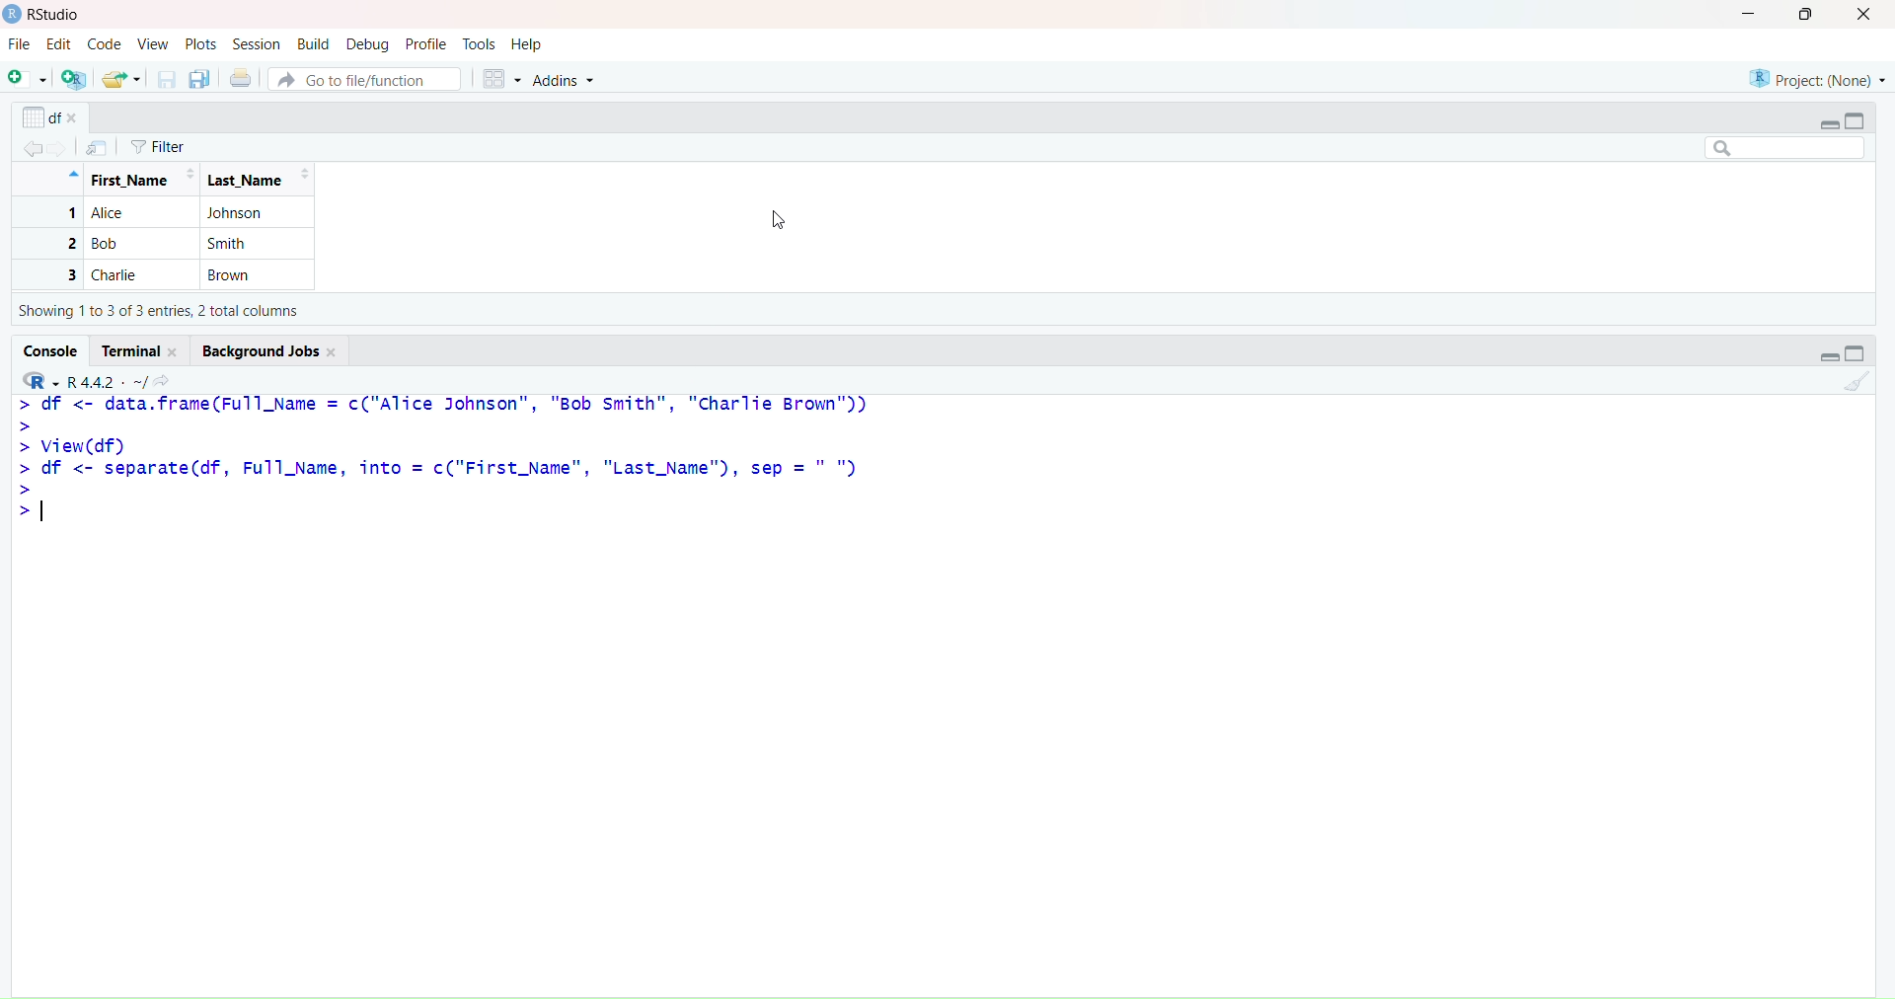 This screenshot has width=1895, height=999. What do you see at coordinates (123, 79) in the screenshot?
I see `Open an existing file (Ctrl + O)` at bounding box center [123, 79].